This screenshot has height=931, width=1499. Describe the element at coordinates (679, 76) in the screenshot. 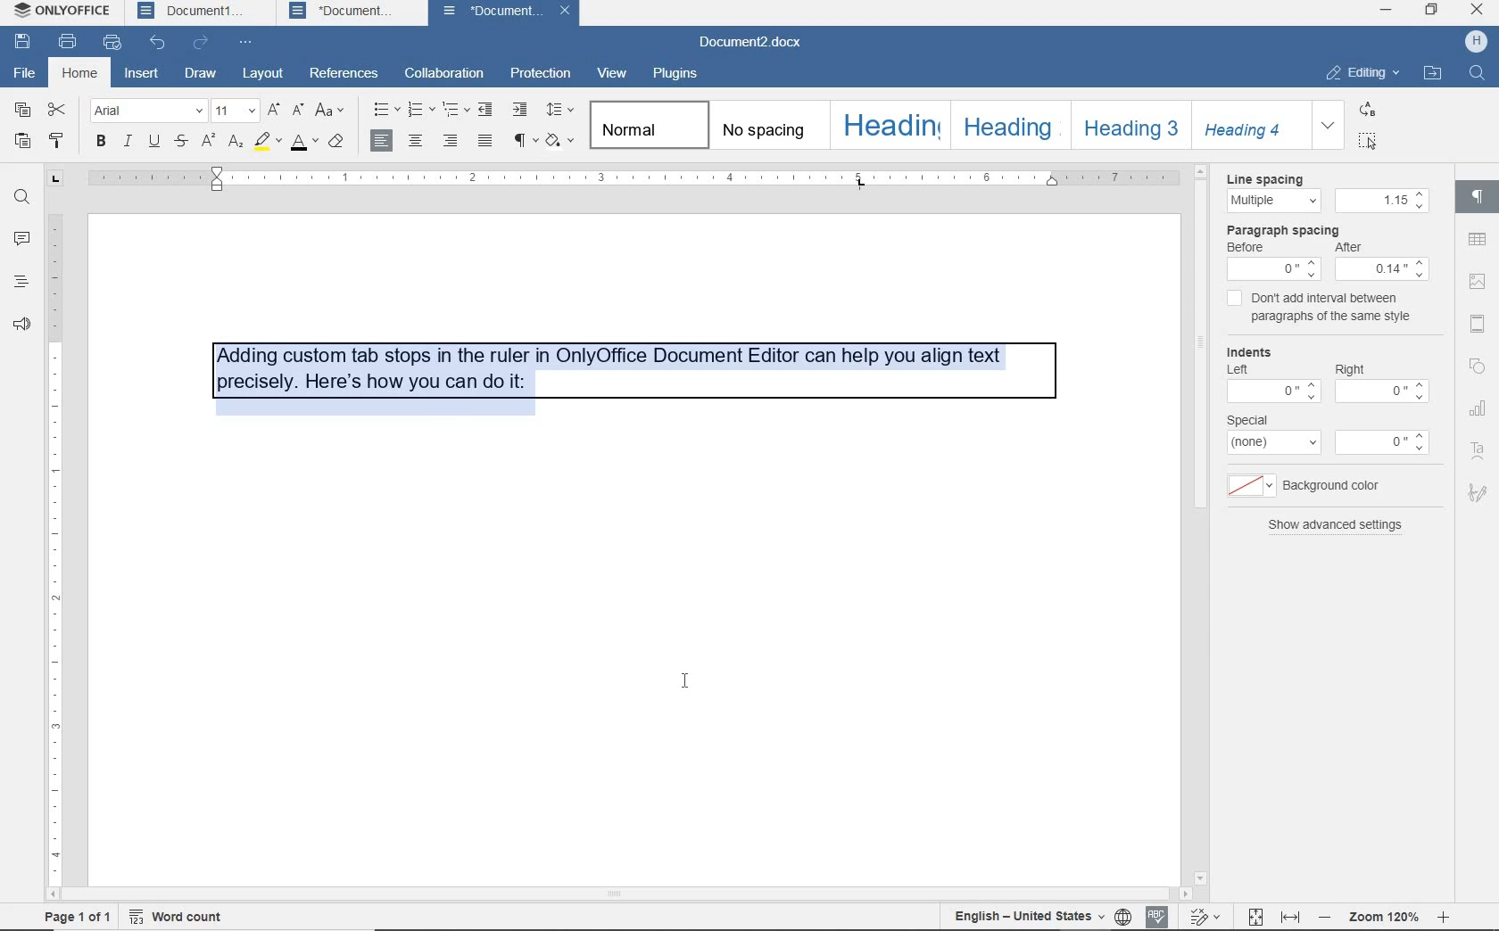

I see `plugins` at that location.